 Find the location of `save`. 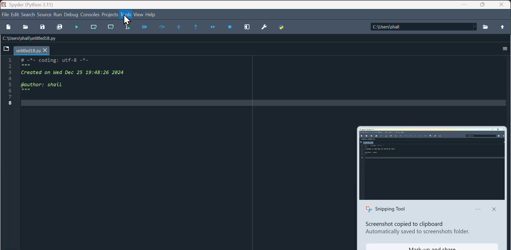

save is located at coordinates (42, 28).